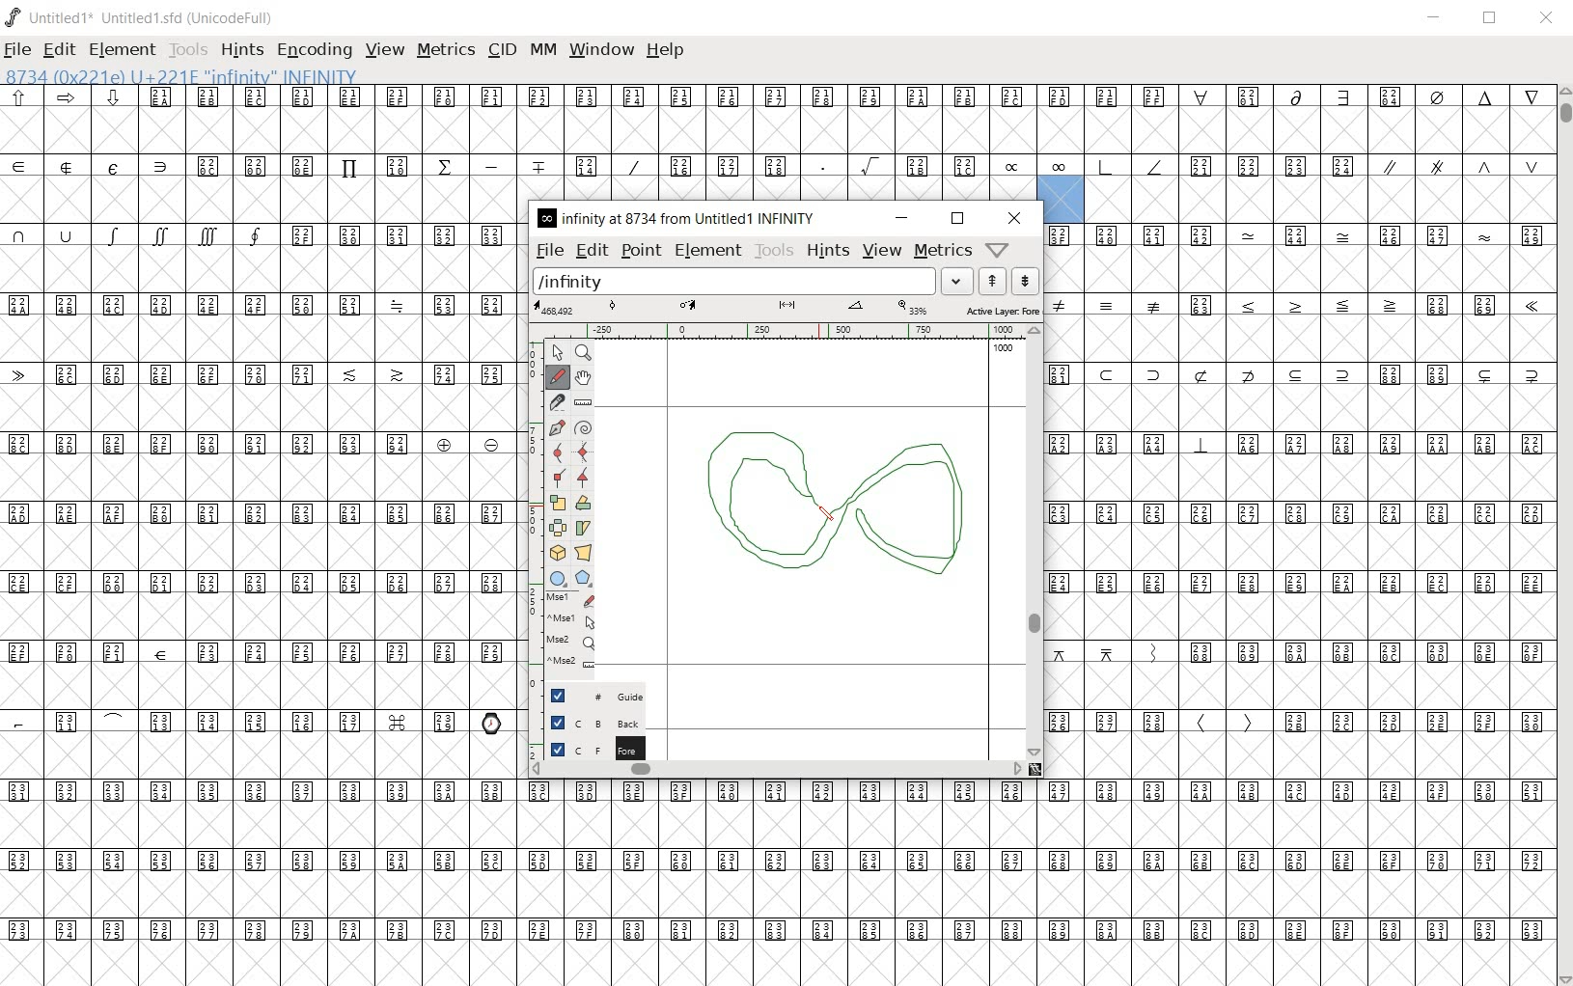 The image size is (1573, 986). Describe the element at coordinates (1548, 18) in the screenshot. I see `close` at that location.